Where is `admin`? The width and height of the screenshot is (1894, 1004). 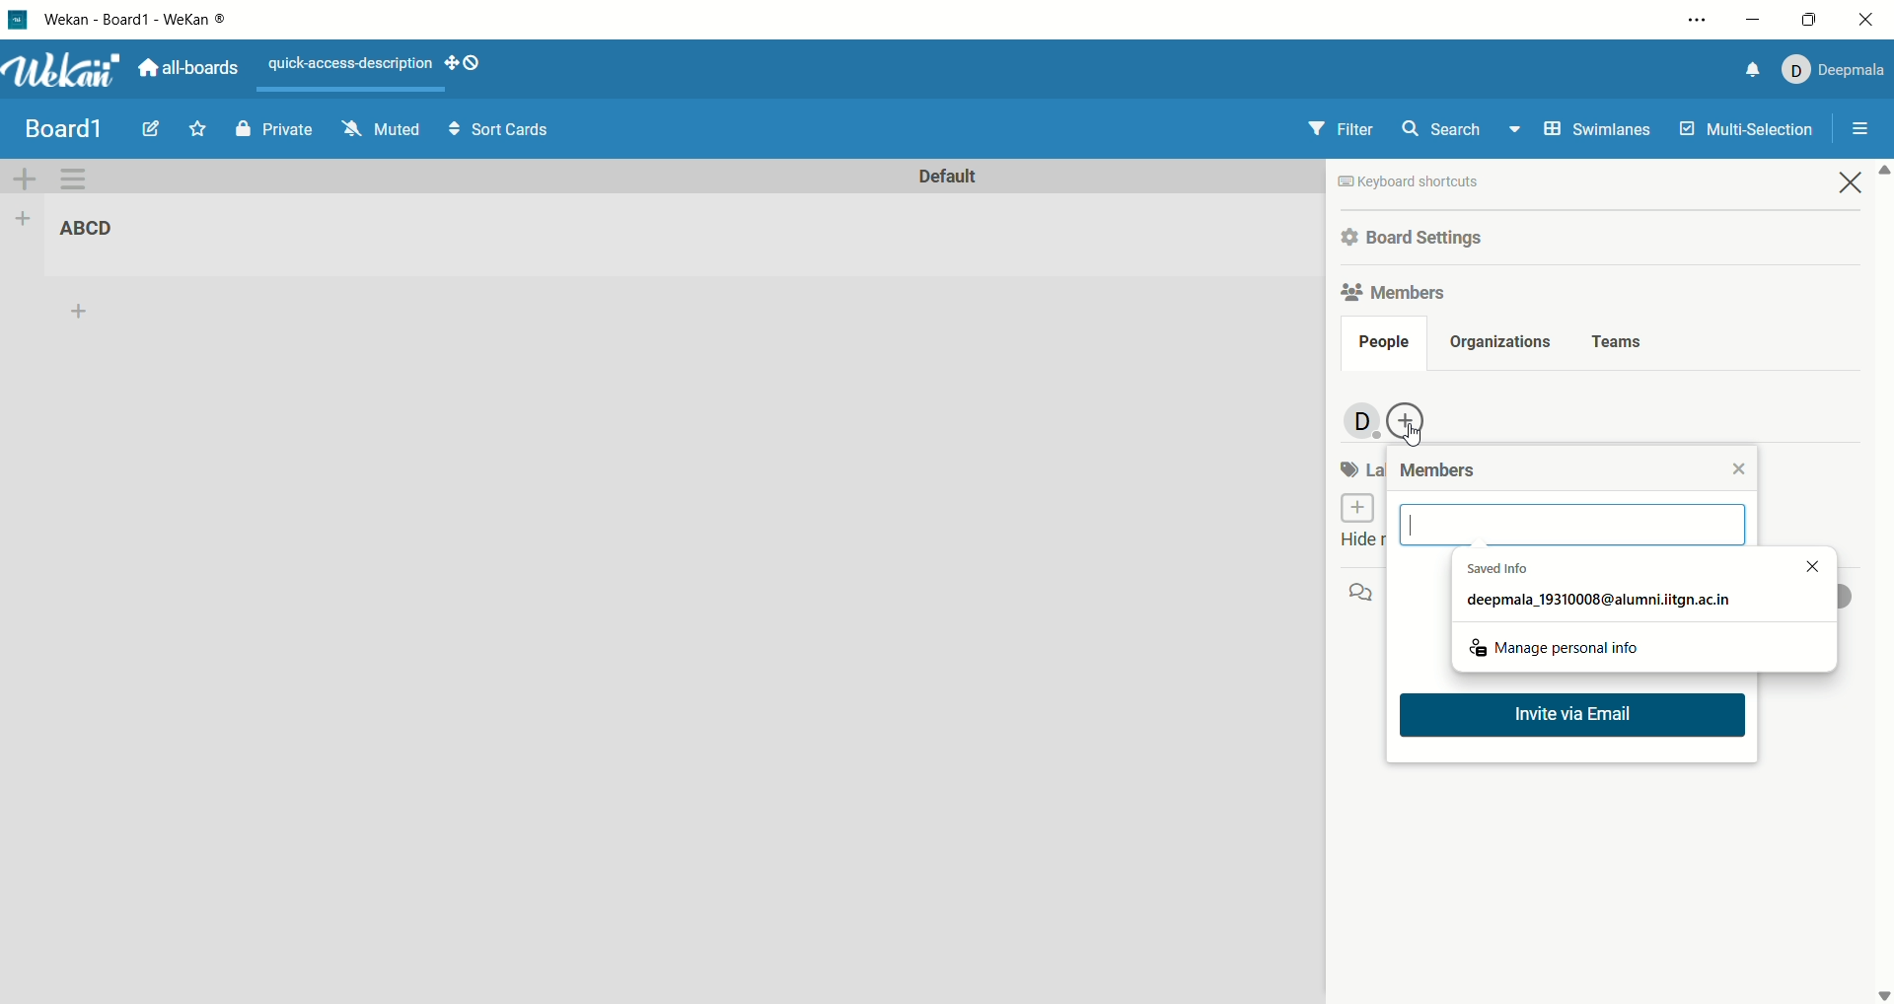 admin is located at coordinates (1357, 422).